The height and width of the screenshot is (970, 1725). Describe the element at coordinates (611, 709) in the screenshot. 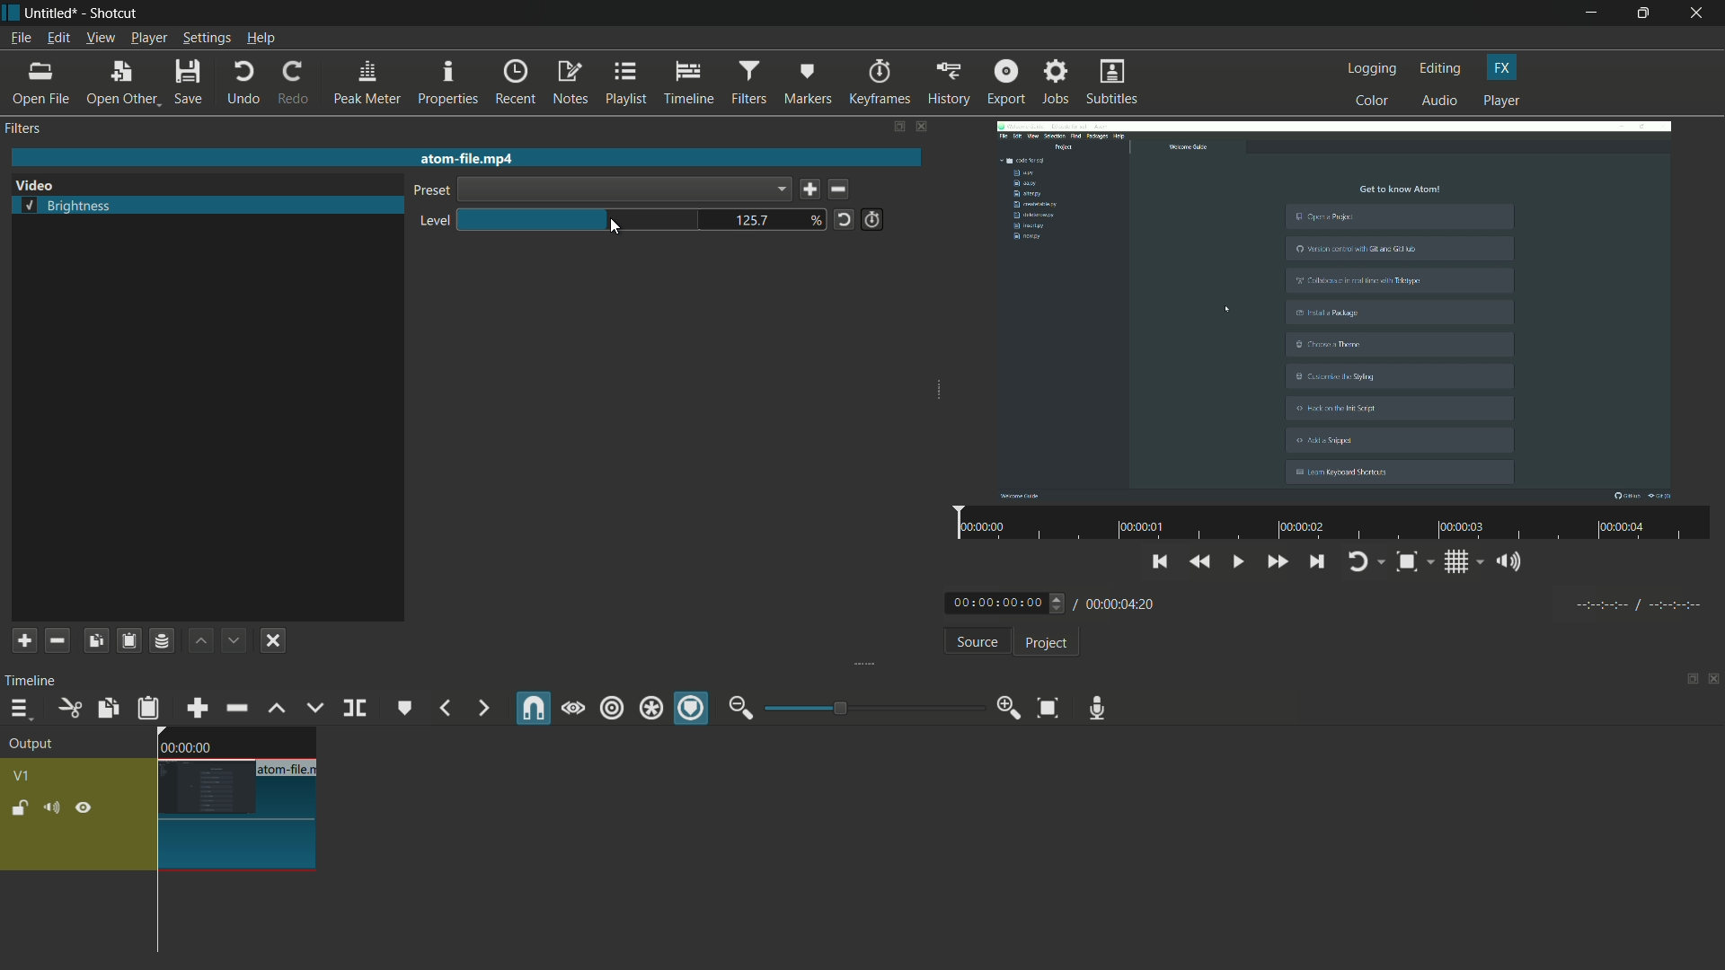

I see `ripple` at that location.